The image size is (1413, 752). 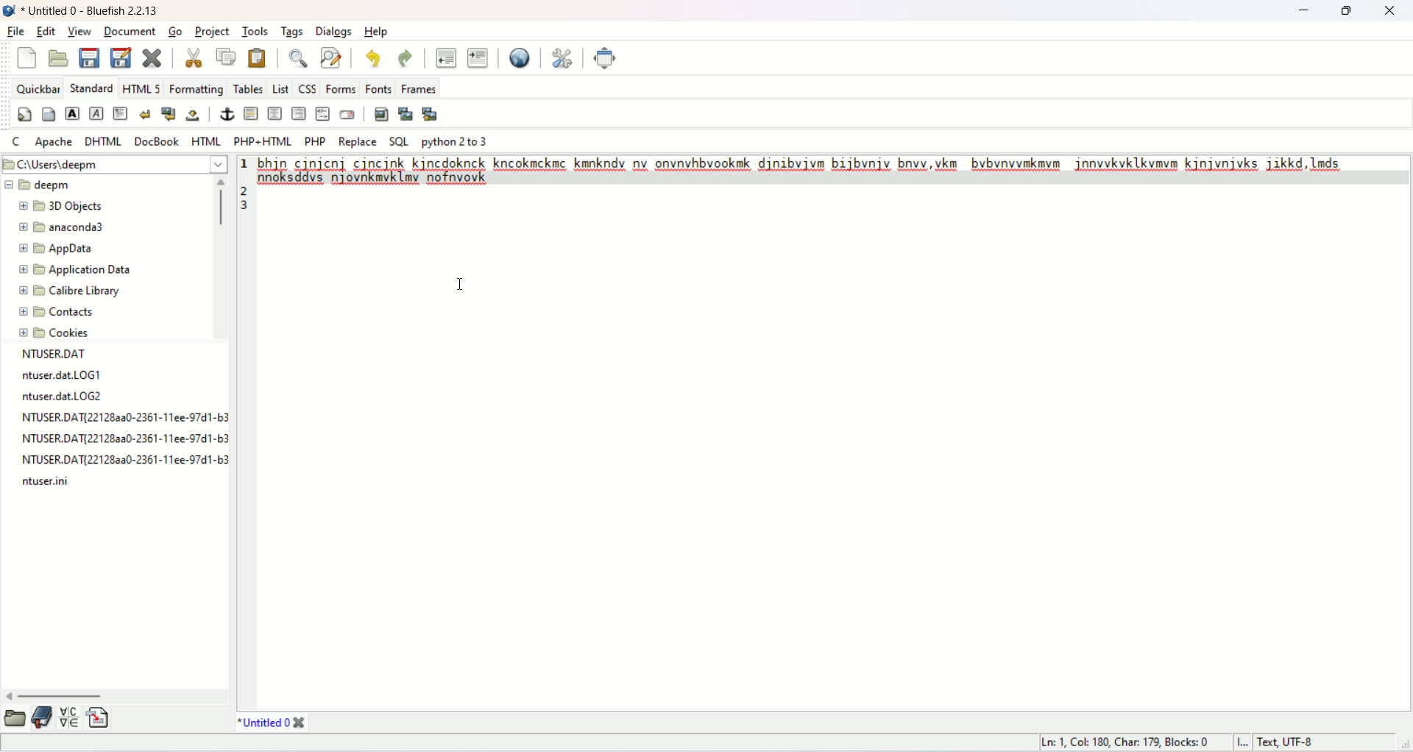 I want to click on HTML 5, so click(x=143, y=88).